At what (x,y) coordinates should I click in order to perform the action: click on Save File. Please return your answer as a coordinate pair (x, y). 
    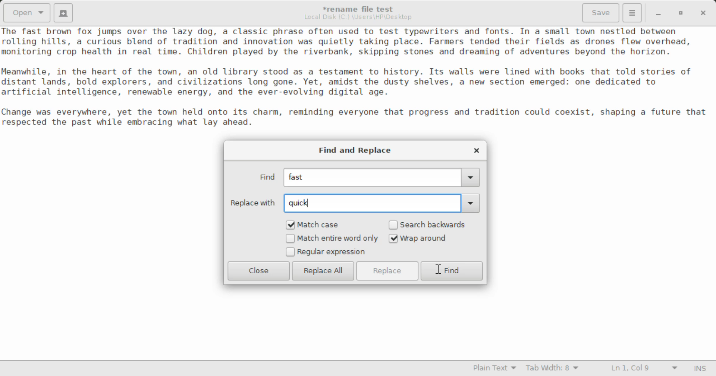
    Looking at the image, I should click on (602, 12).